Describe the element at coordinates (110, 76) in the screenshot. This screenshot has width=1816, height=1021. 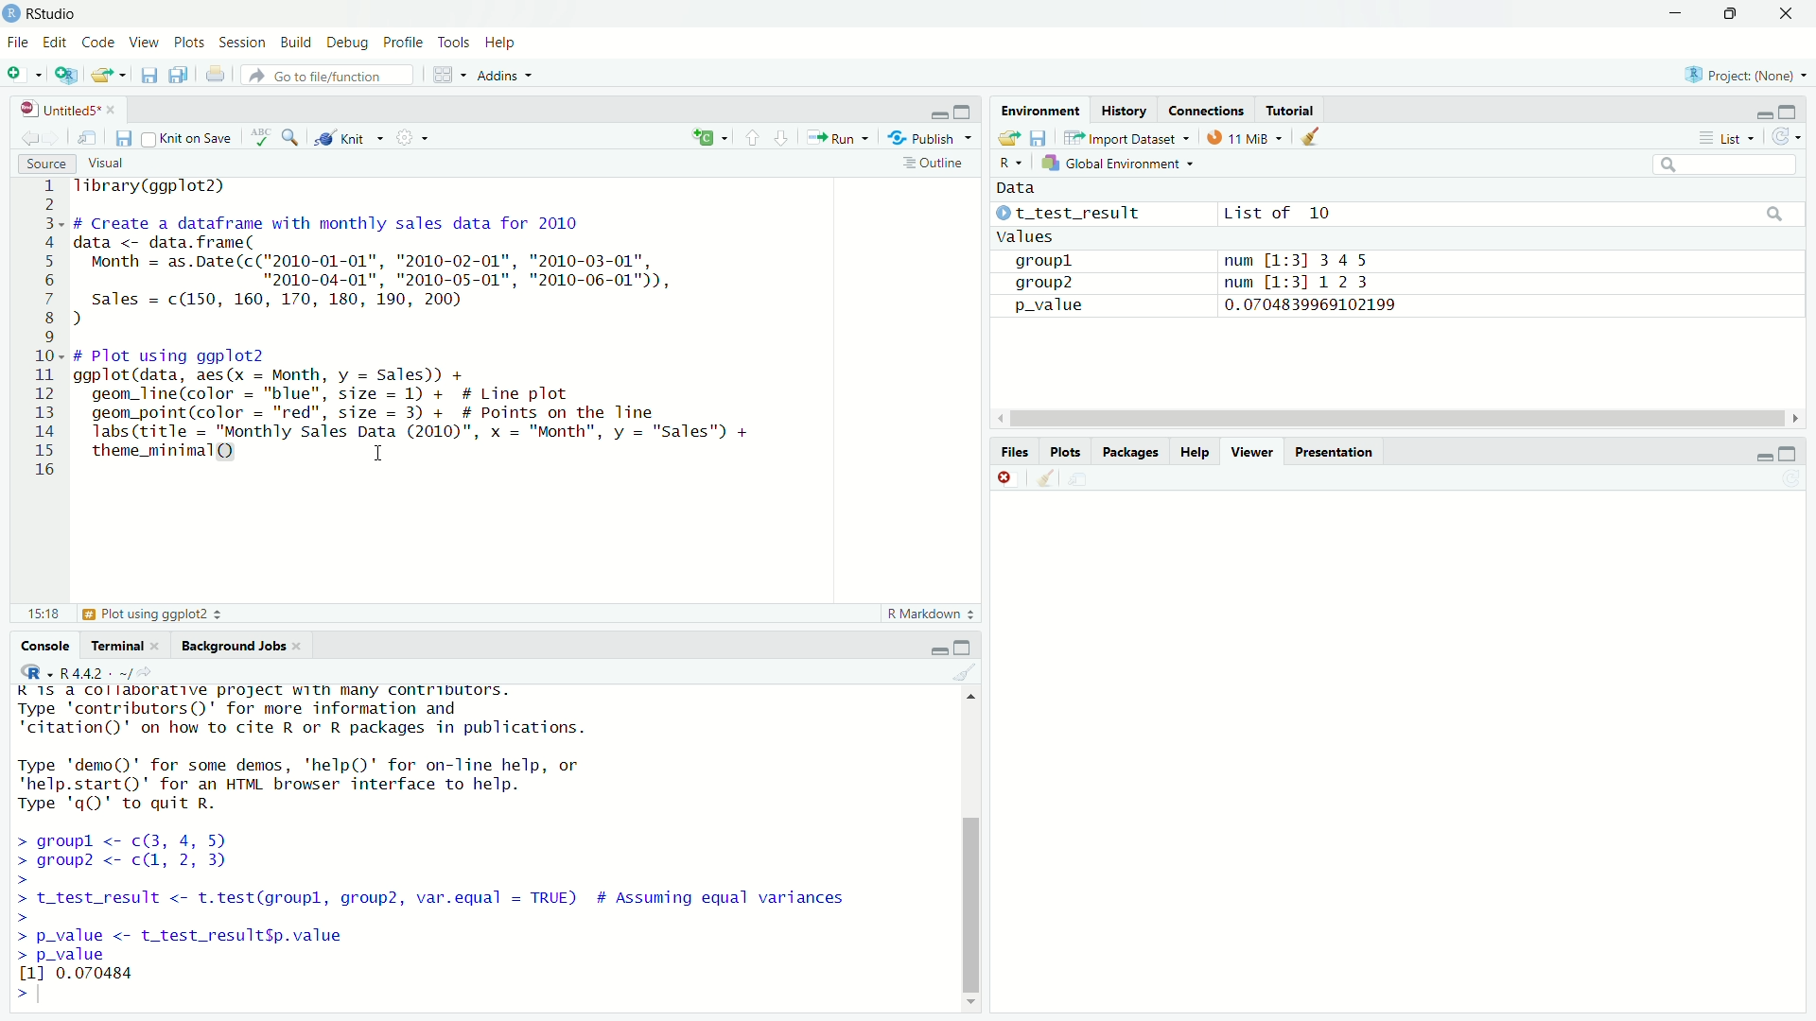
I see `open an existing file` at that location.